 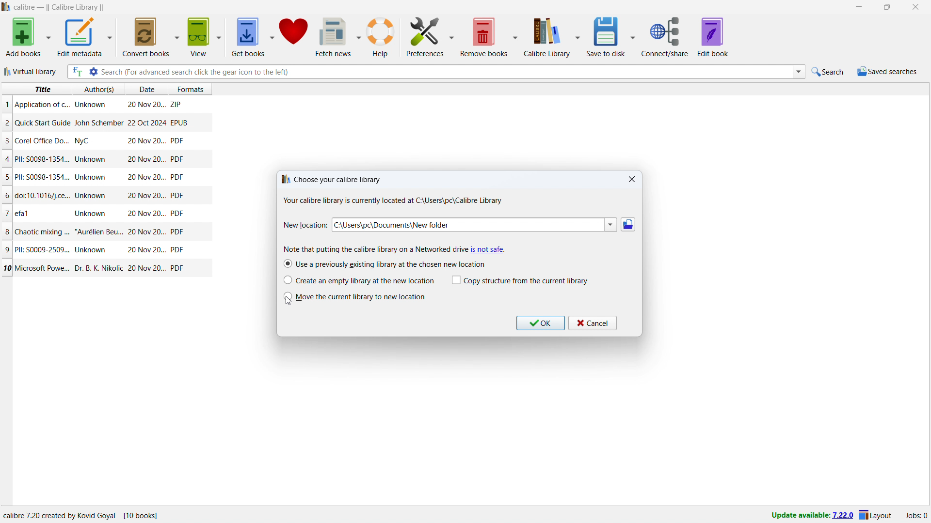 I want to click on Date, so click(x=145, y=250).